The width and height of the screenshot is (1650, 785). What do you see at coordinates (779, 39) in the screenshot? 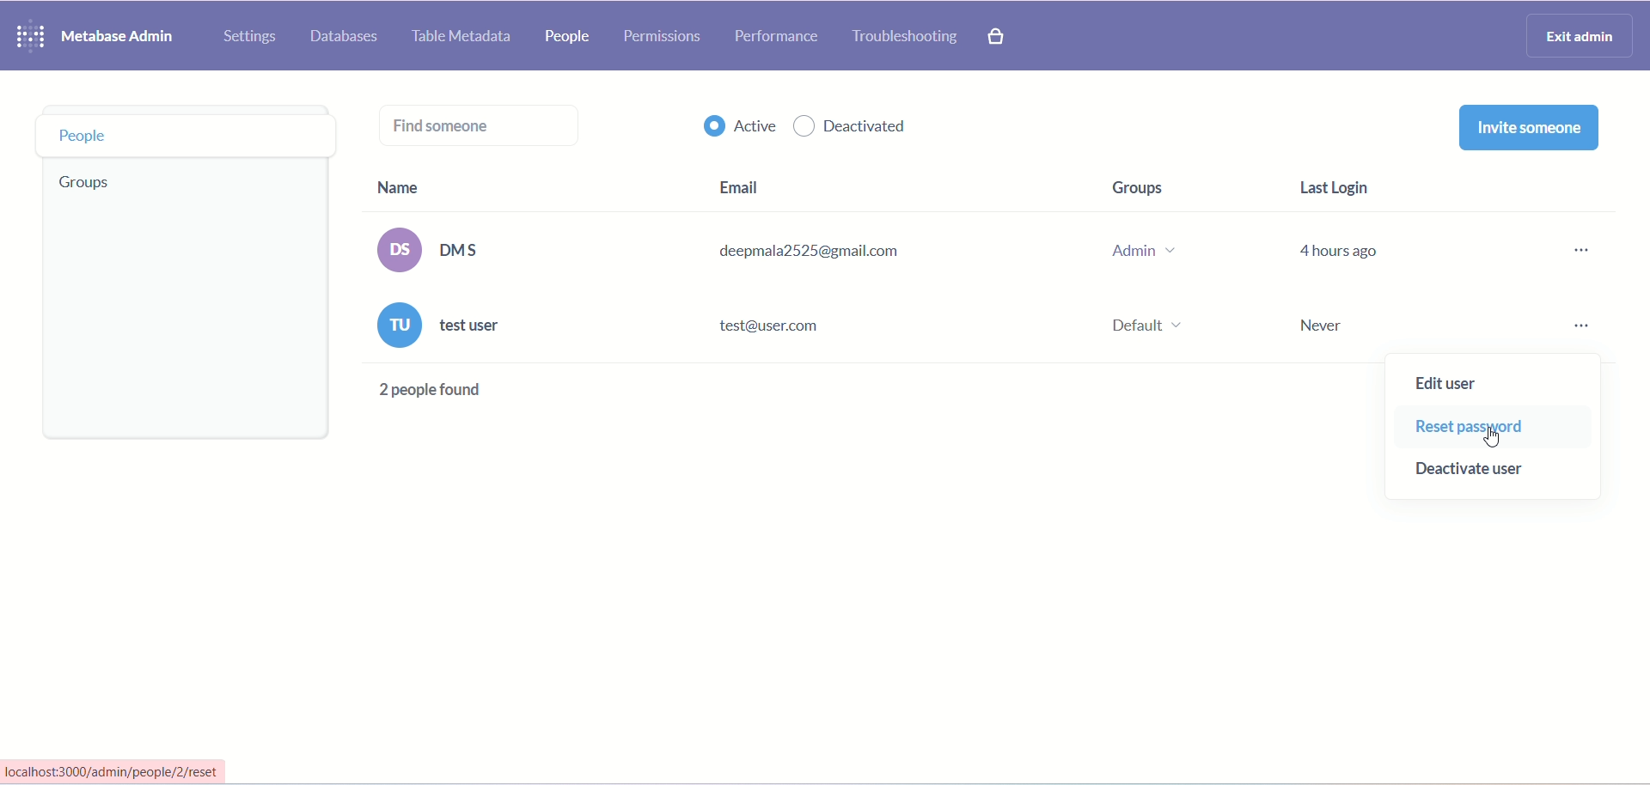
I see `performance` at bounding box center [779, 39].